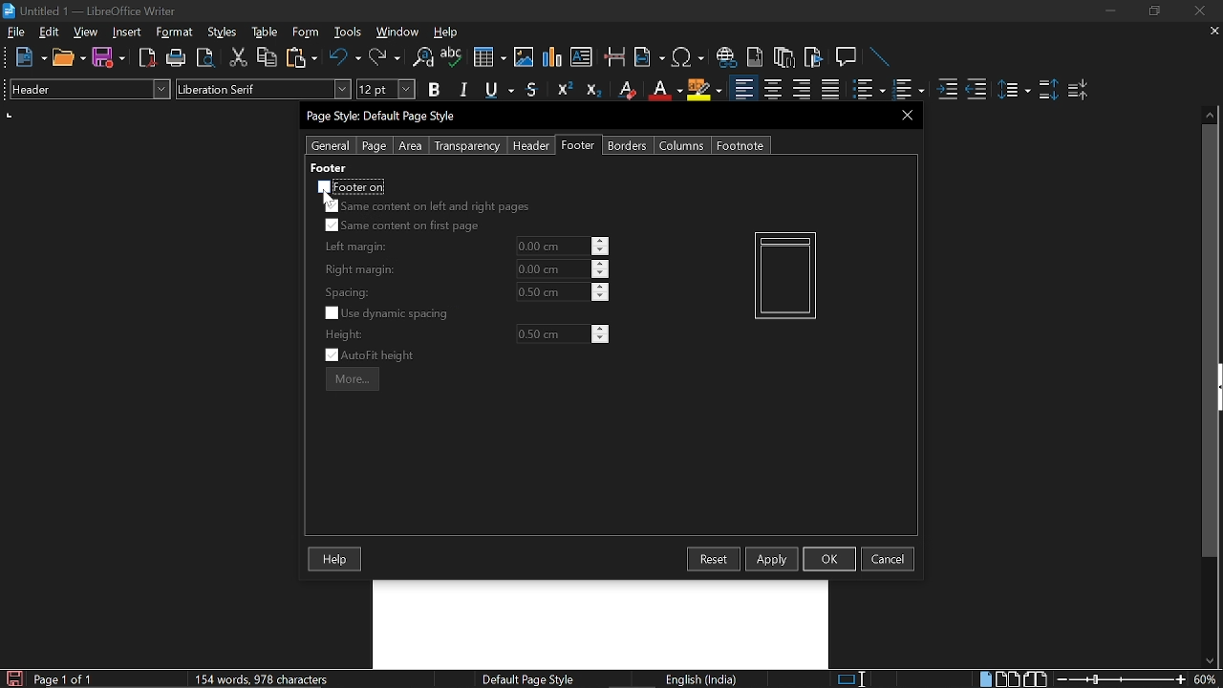 The height and width of the screenshot is (688, 1223). I want to click on Cursor, so click(331, 199).